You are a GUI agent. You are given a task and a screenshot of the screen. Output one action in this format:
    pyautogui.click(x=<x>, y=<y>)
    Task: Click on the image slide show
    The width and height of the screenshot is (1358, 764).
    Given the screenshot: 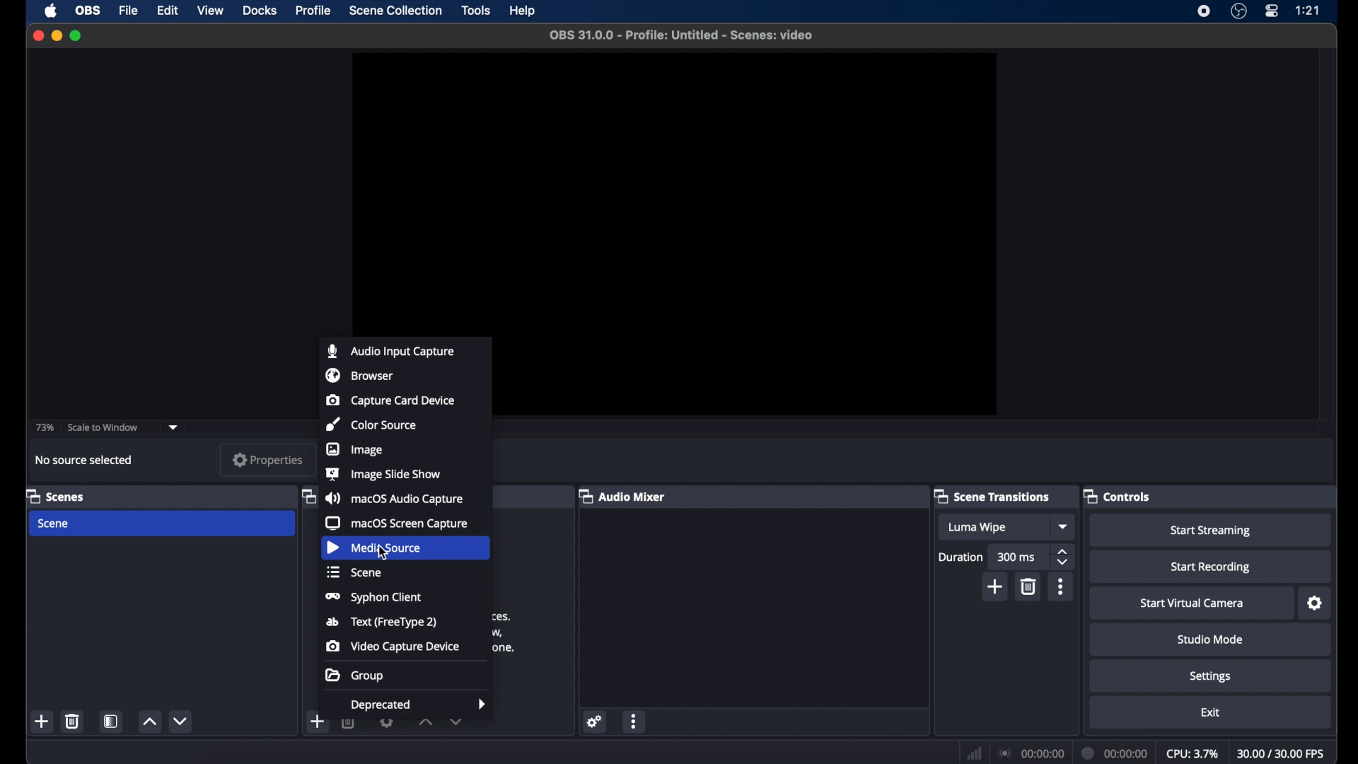 What is the action you would take?
    pyautogui.click(x=383, y=473)
    